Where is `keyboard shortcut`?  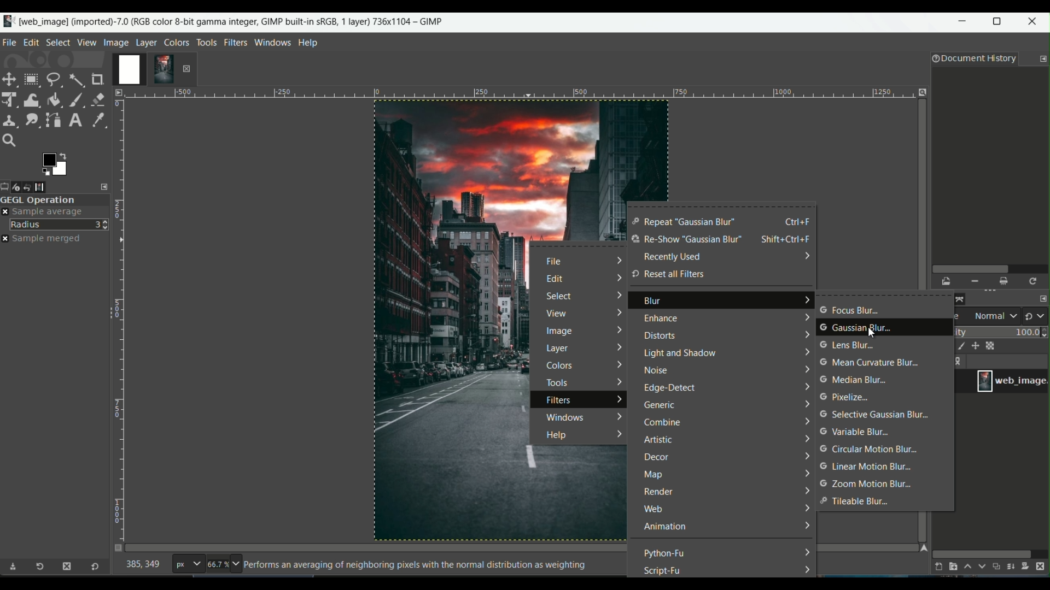
keyboard shortcut is located at coordinates (789, 240).